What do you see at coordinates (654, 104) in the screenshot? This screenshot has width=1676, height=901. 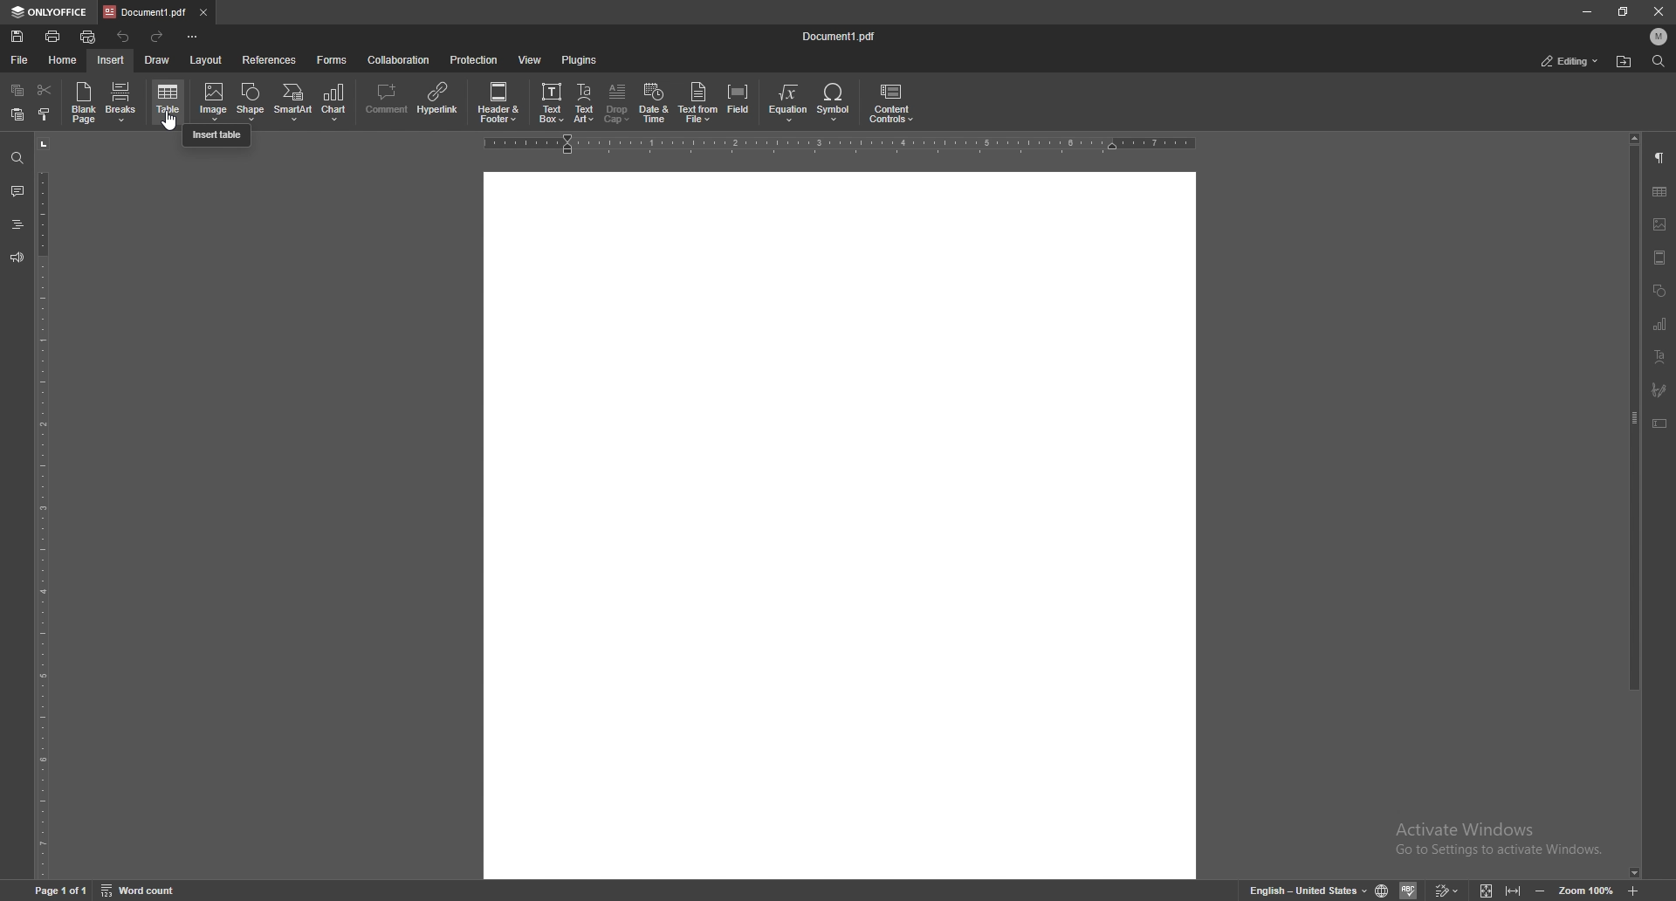 I see `date and time` at bounding box center [654, 104].